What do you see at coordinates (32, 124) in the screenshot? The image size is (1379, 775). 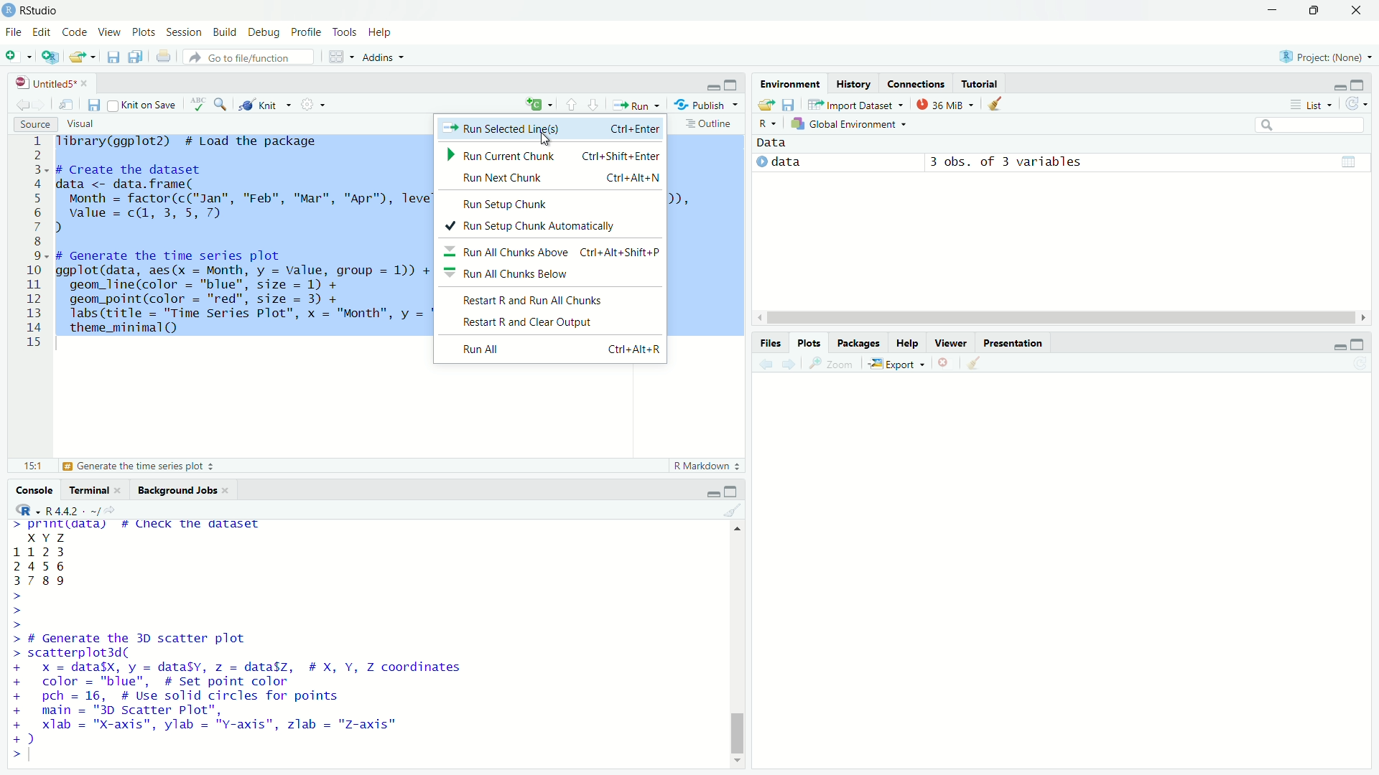 I see `source` at bounding box center [32, 124].